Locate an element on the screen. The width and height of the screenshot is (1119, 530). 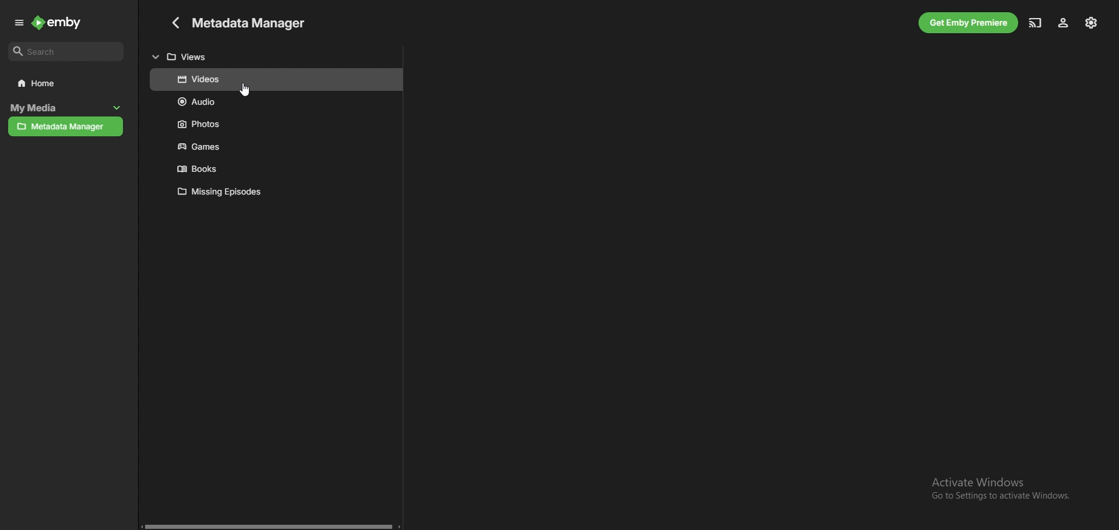
collapse is located at coordinates (117, 108).